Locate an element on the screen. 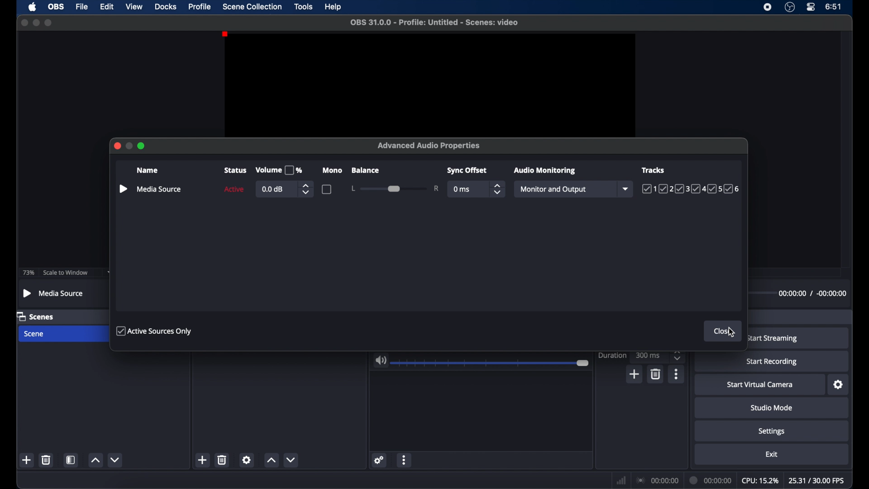  increment is located at coordinates (271, 461).